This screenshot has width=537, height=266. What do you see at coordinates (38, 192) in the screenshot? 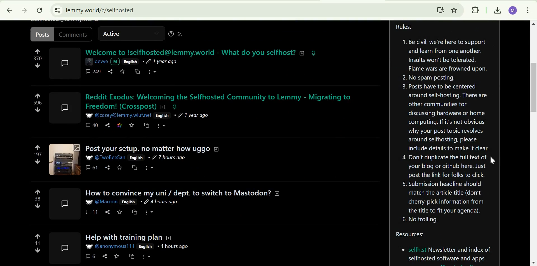
I see `upvote` at bounding box center [38, 192].